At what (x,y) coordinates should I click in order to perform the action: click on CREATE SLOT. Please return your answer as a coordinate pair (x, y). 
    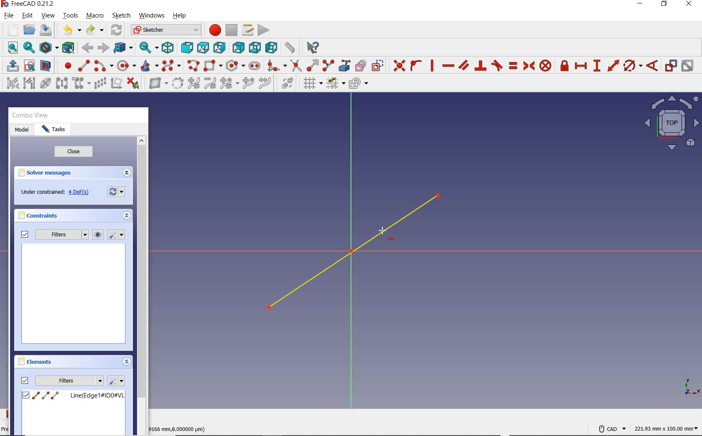
    Looking at the image, I should click on (254, 66).